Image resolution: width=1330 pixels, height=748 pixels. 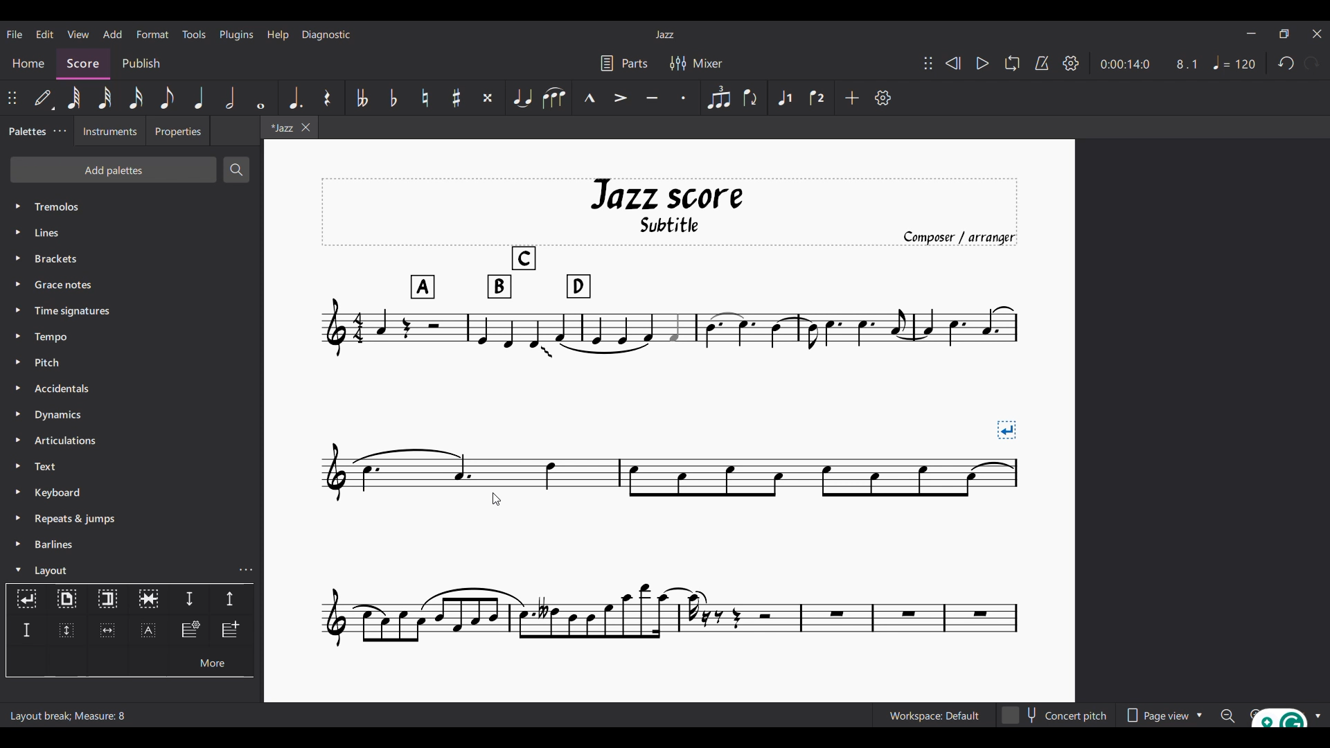 What do you see at coordinates (522, 98) in the screenshot?
I see `Tie` at bounding box center [522, 98].